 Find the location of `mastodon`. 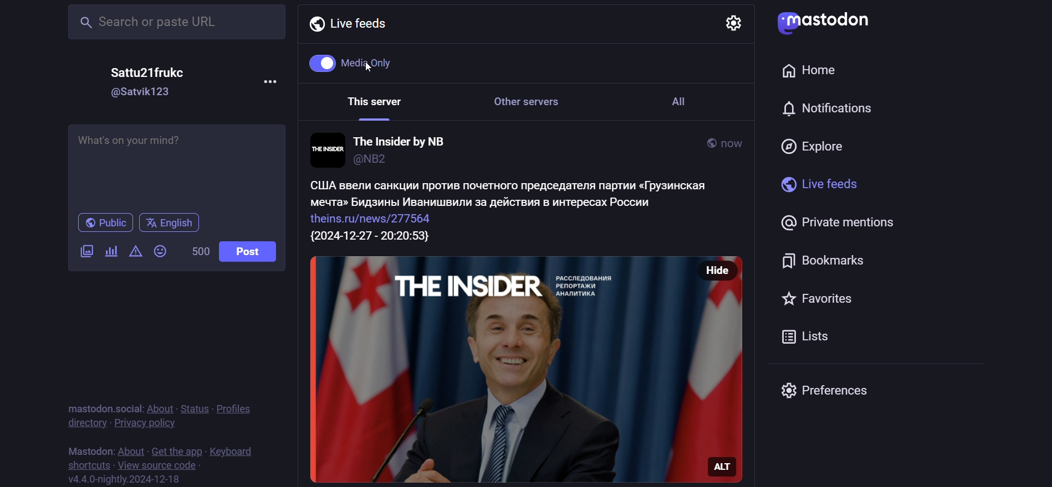

mastodon is located at coordinates (828, 23).